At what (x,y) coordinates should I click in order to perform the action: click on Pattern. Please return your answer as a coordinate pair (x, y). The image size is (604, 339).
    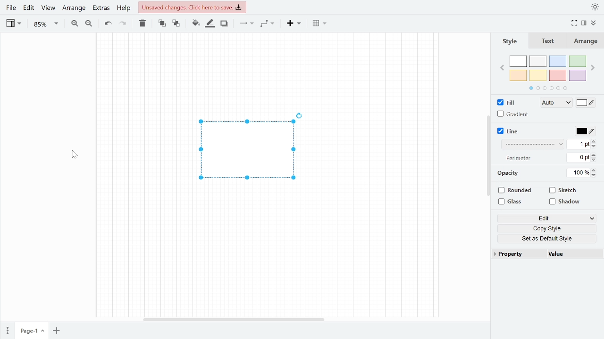
    Looking at the image, I should click on (530, 145).